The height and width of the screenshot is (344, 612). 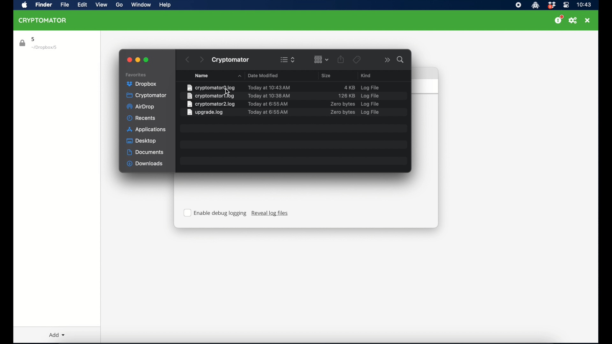 I want to click on date, so click(x=268, y=112).